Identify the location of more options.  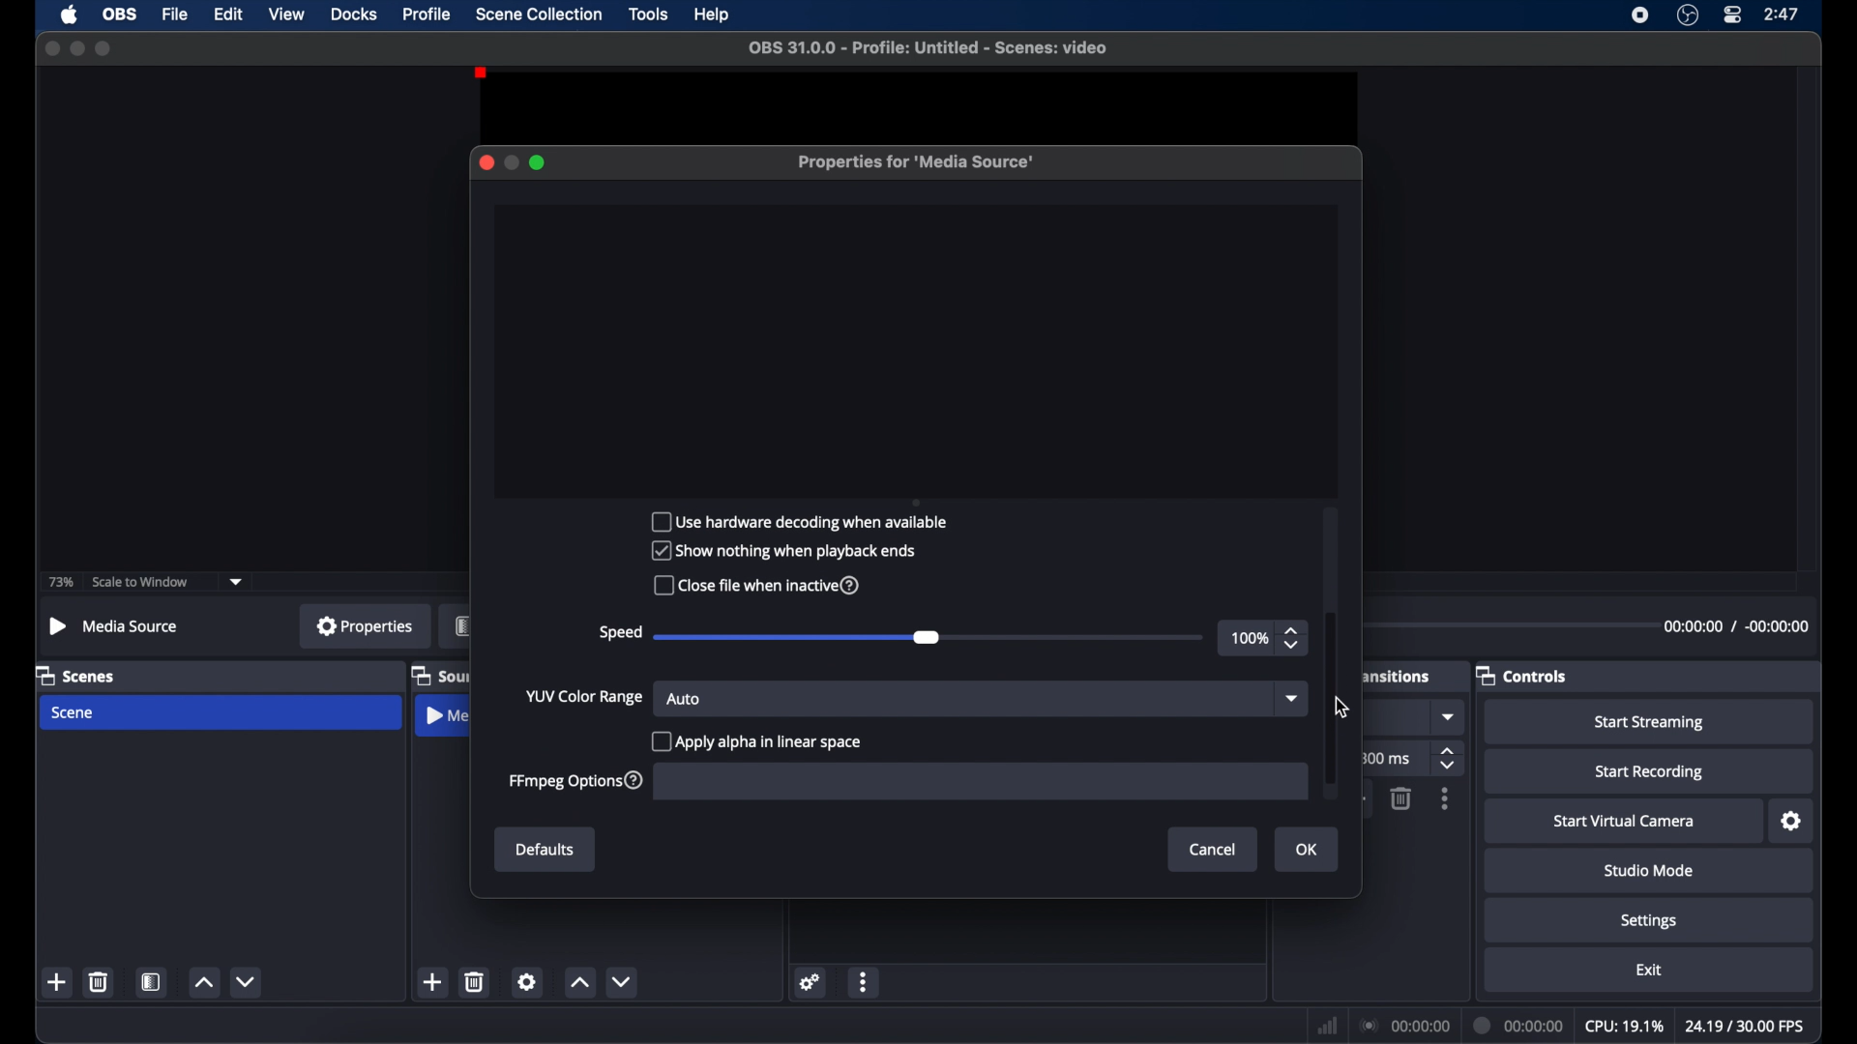
(865, 981).